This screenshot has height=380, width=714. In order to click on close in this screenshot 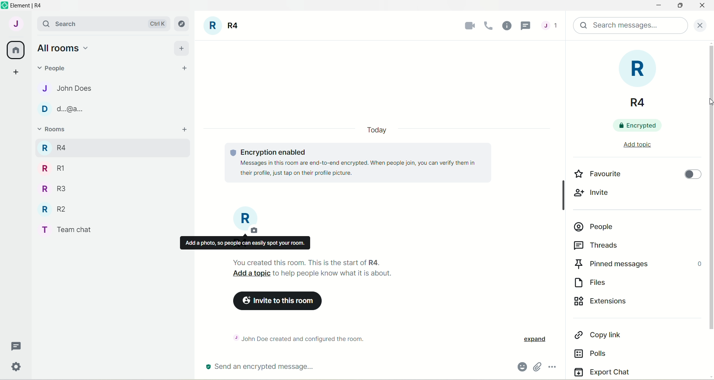, I will do `click(702, 25)`.